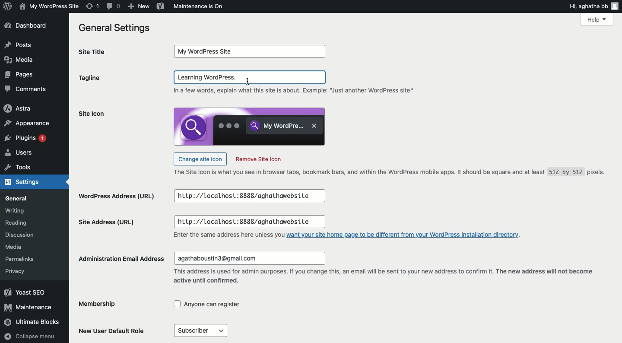 Image resolution: width=622 pixels, height=343 pixels. Describe the element at coordinates (200, 158) in the screenshot. I see `Change` at that location.